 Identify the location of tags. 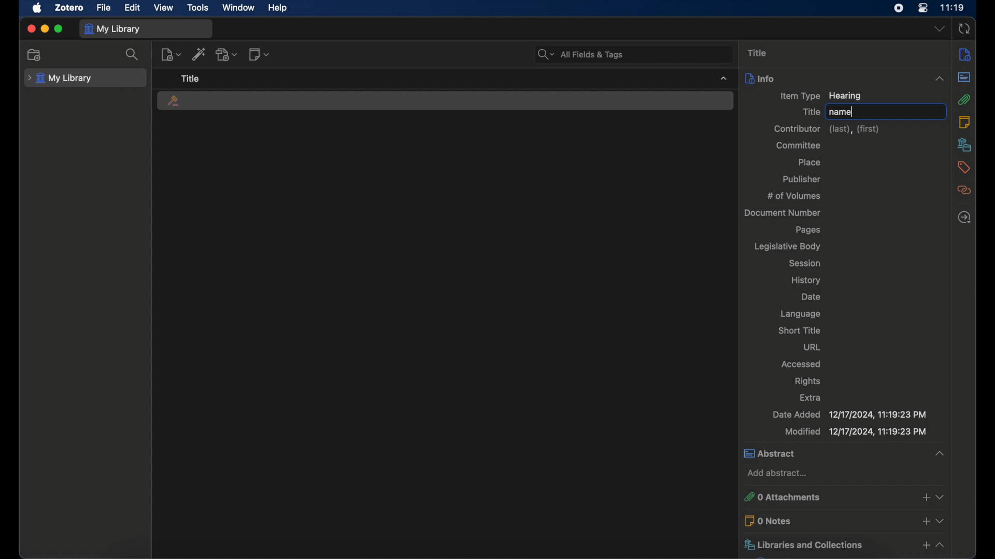
(963, 167).